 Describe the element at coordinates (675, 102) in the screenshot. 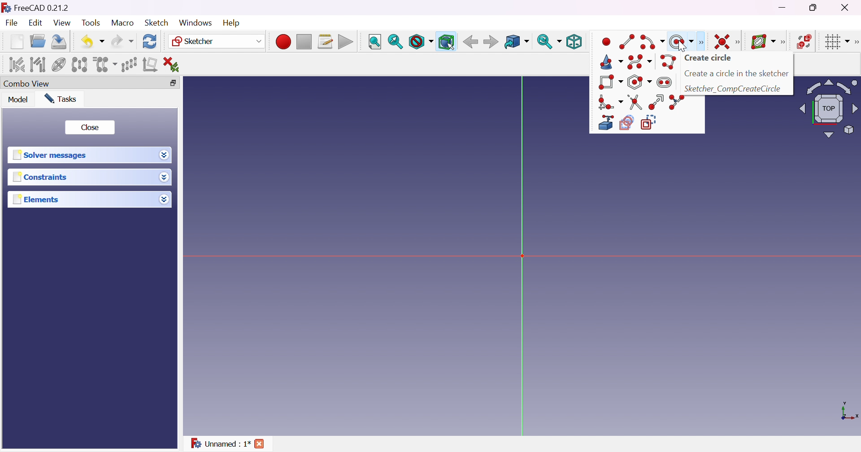

I see `Split edge` at that location.